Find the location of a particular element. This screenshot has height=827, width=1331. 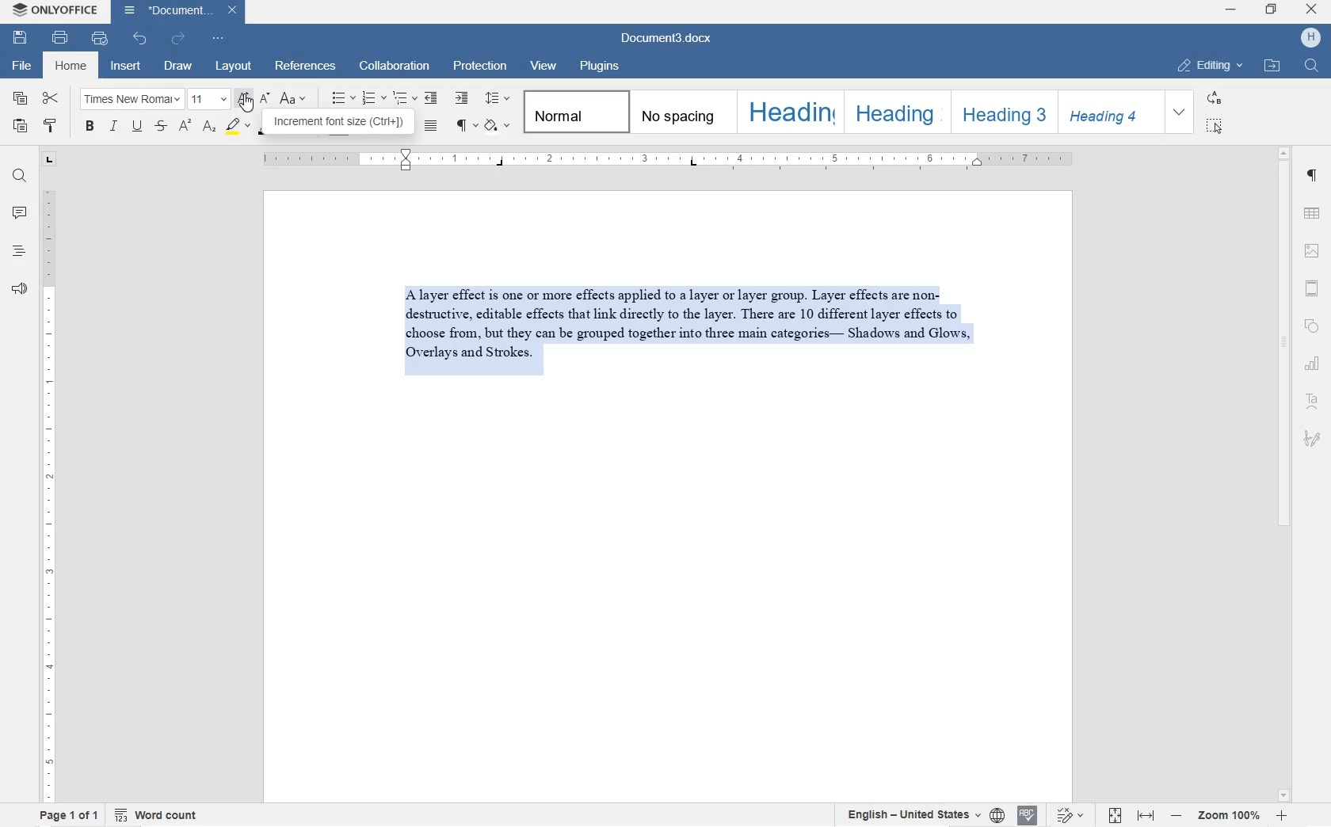

SUPERSCRIPT is located at coordinates (185, 128).